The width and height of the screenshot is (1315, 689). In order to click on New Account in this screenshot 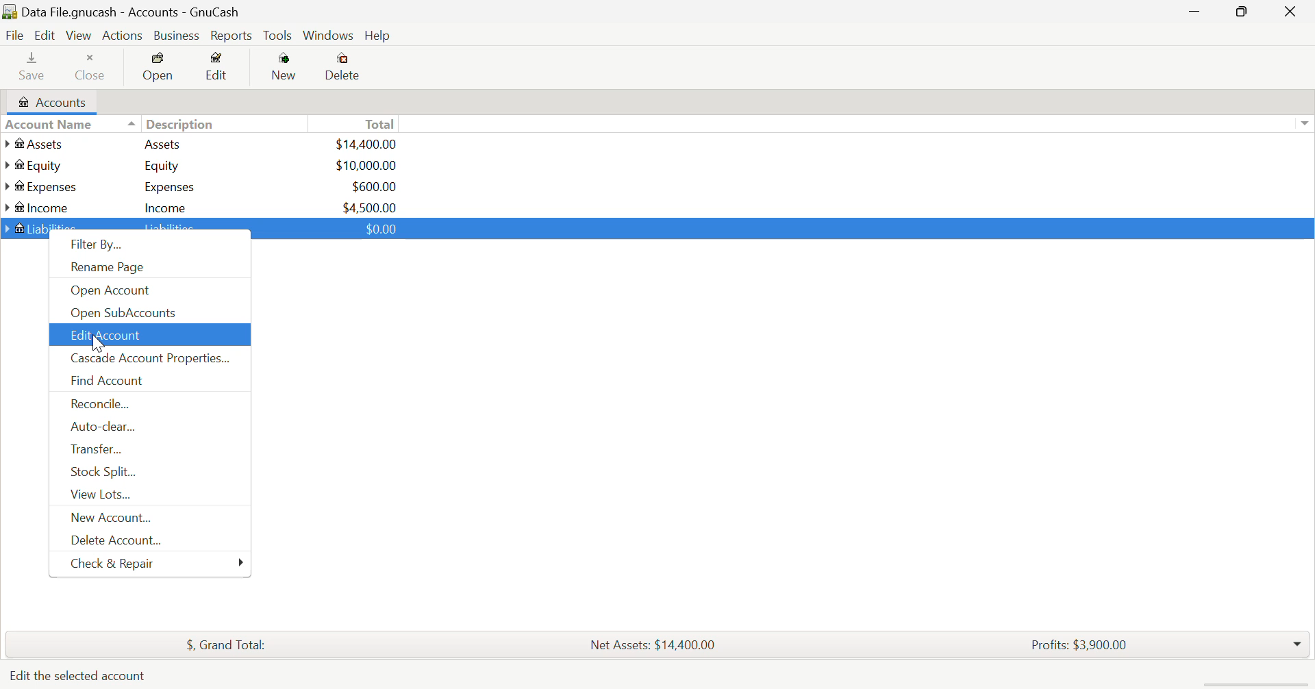, I will do `click(149, 518)`.